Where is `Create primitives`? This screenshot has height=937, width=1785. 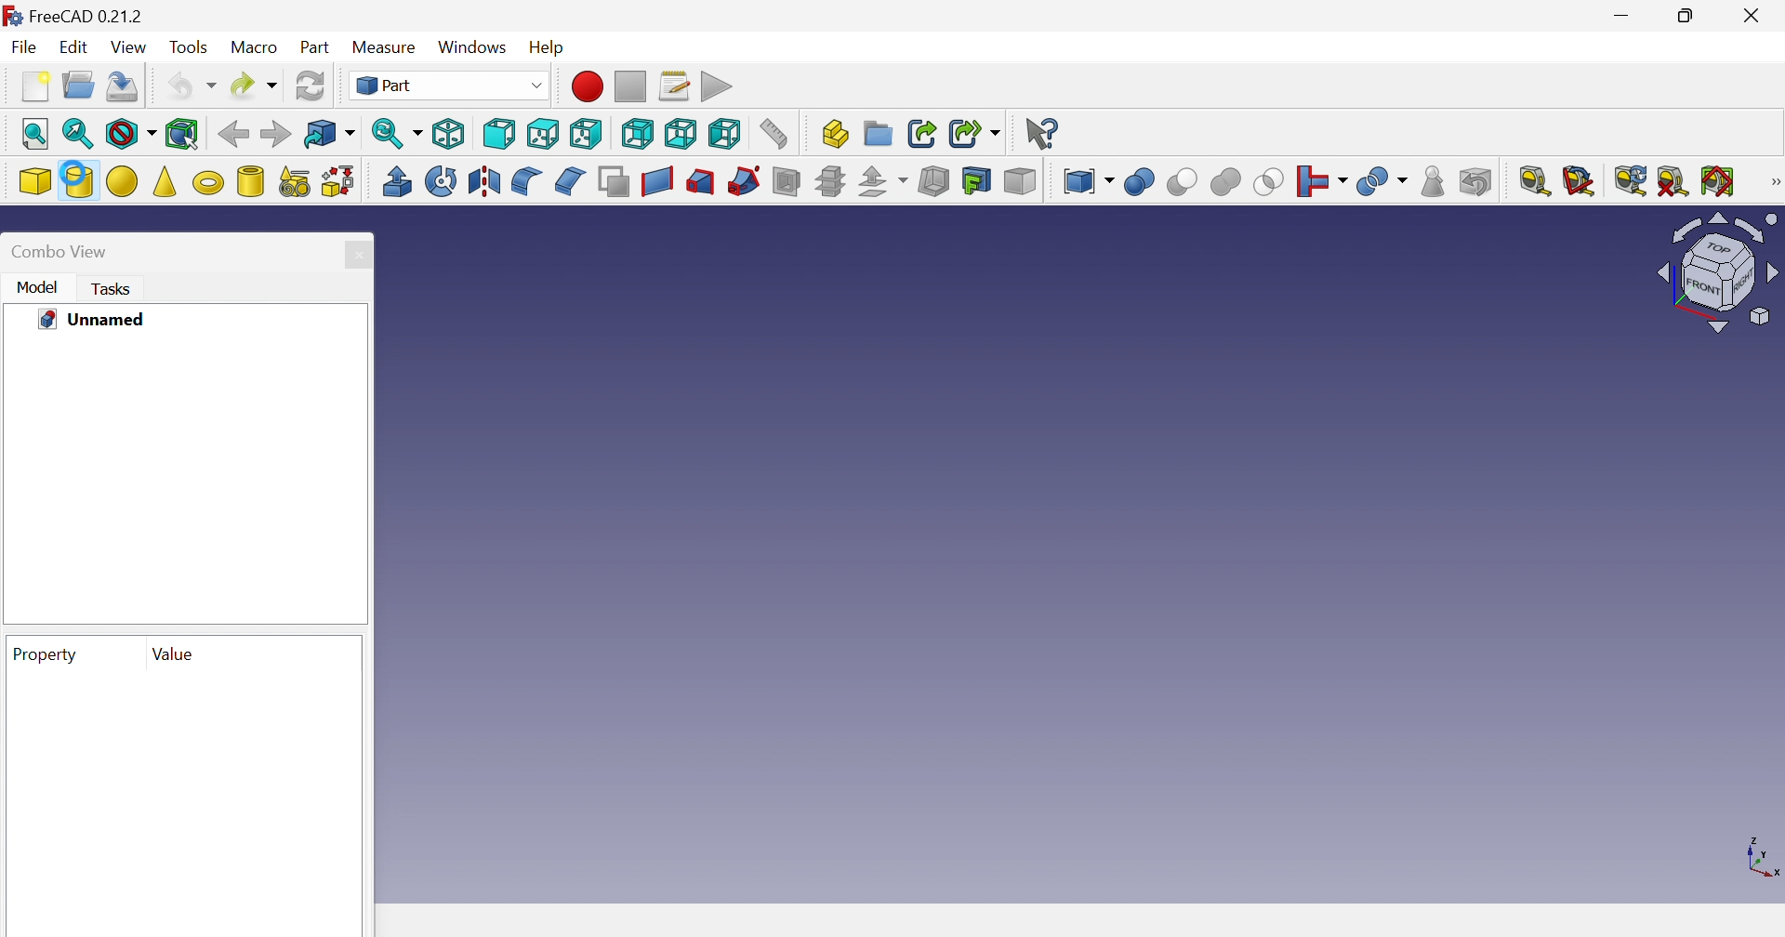
Create primitives is located at coordinates (294, 180).